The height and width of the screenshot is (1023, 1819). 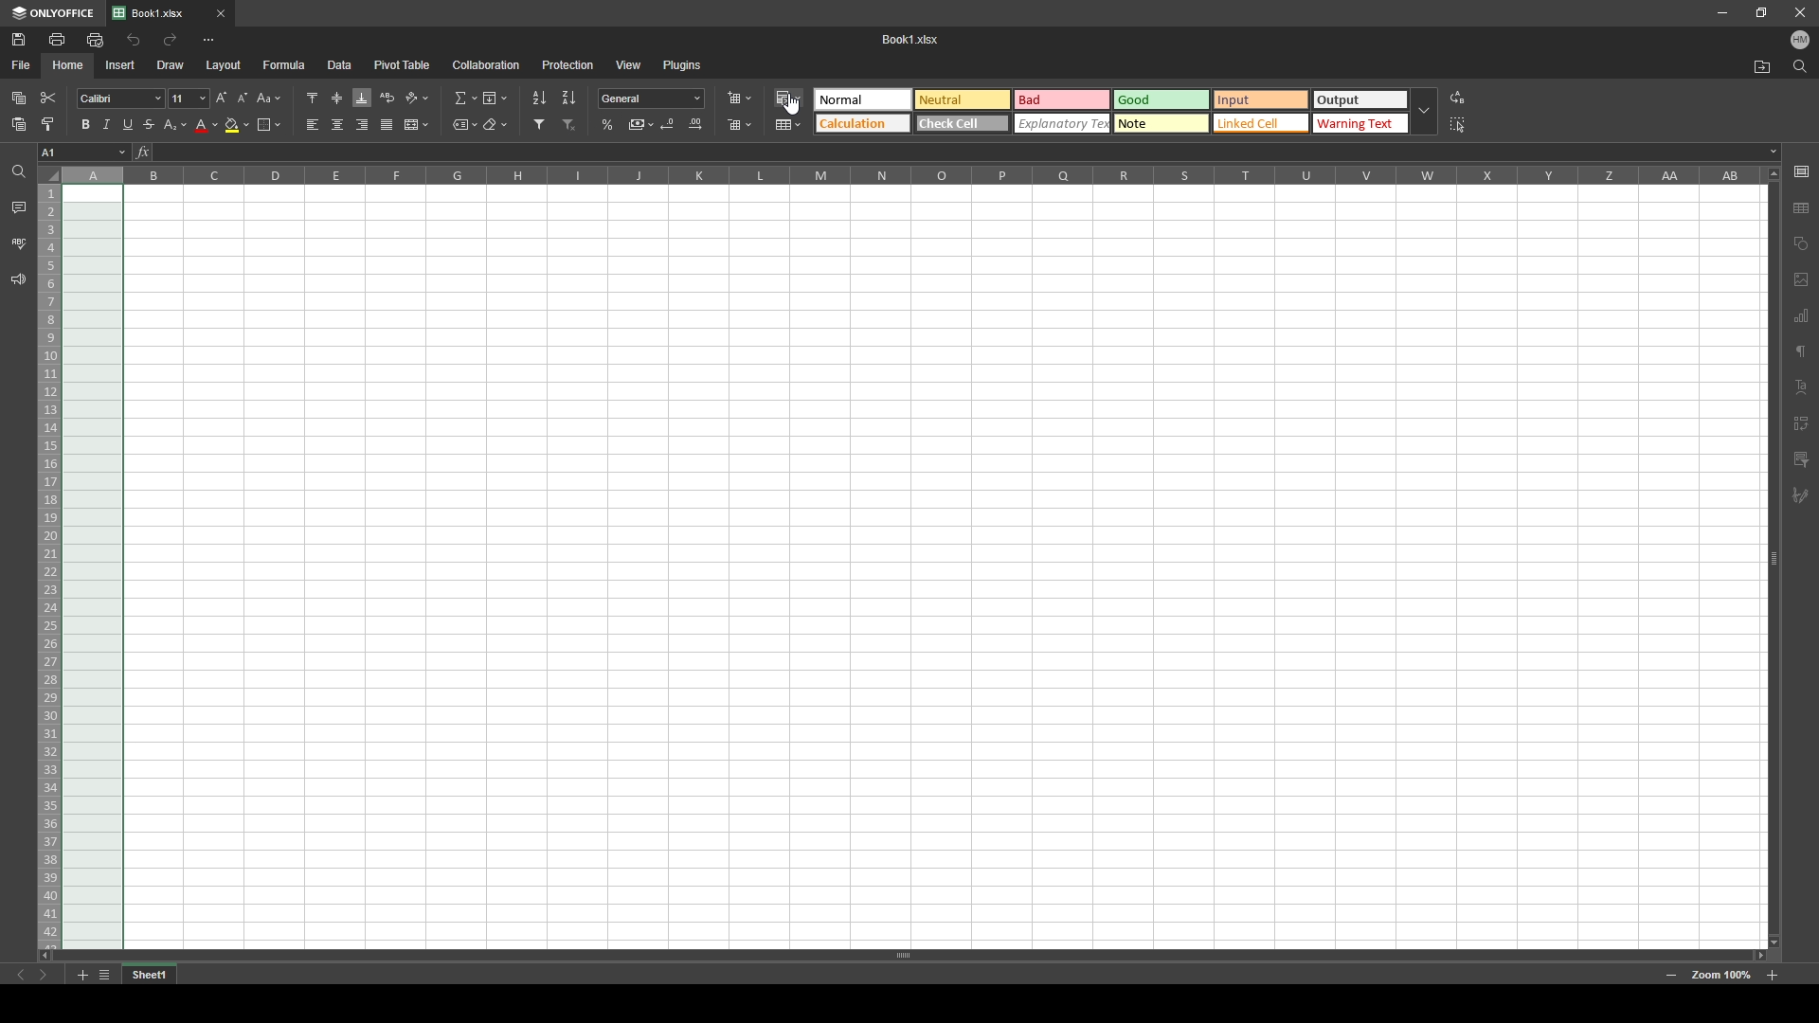 I want to click on copy, so click(x=19, y=98).